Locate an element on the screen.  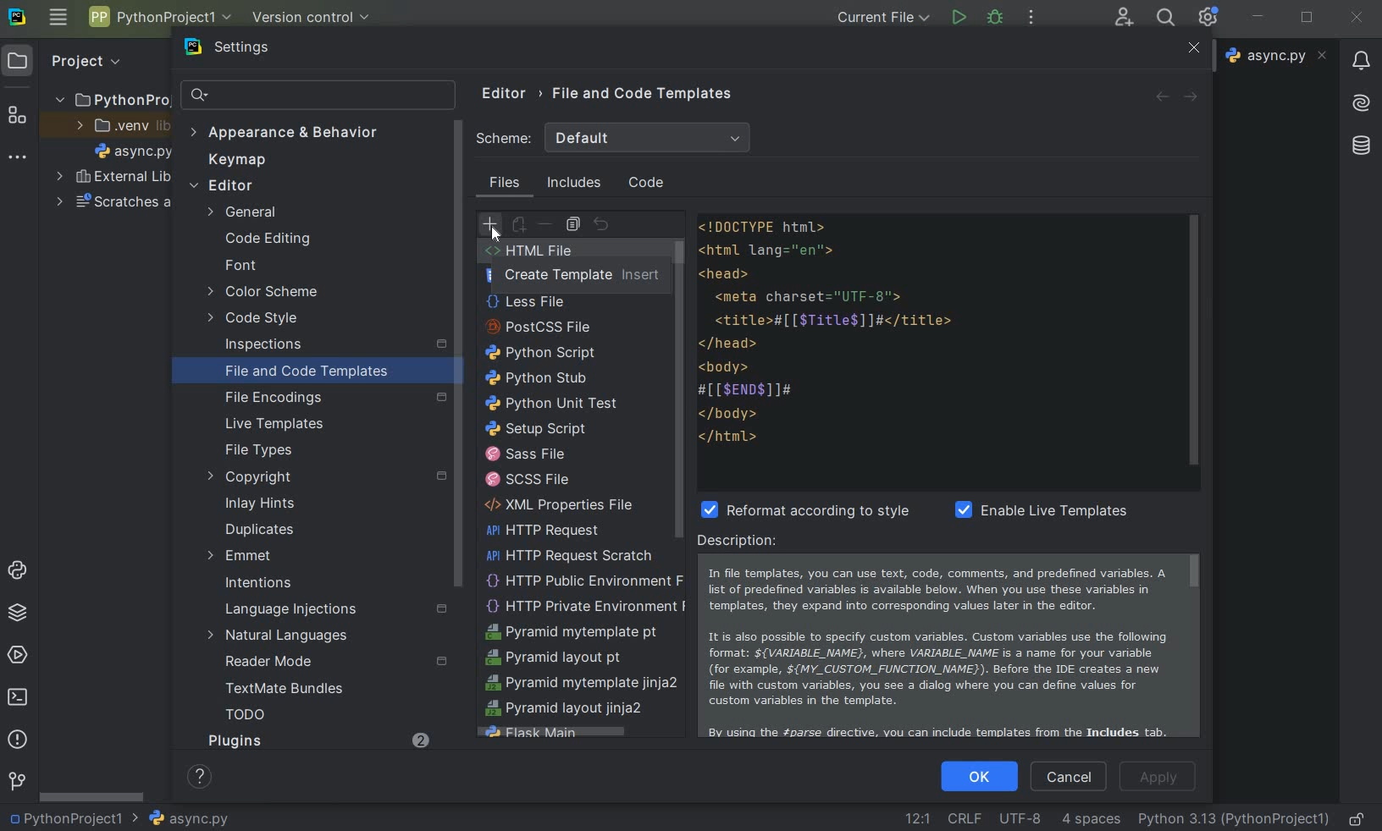
keymap is located at coordinates (235, 162).